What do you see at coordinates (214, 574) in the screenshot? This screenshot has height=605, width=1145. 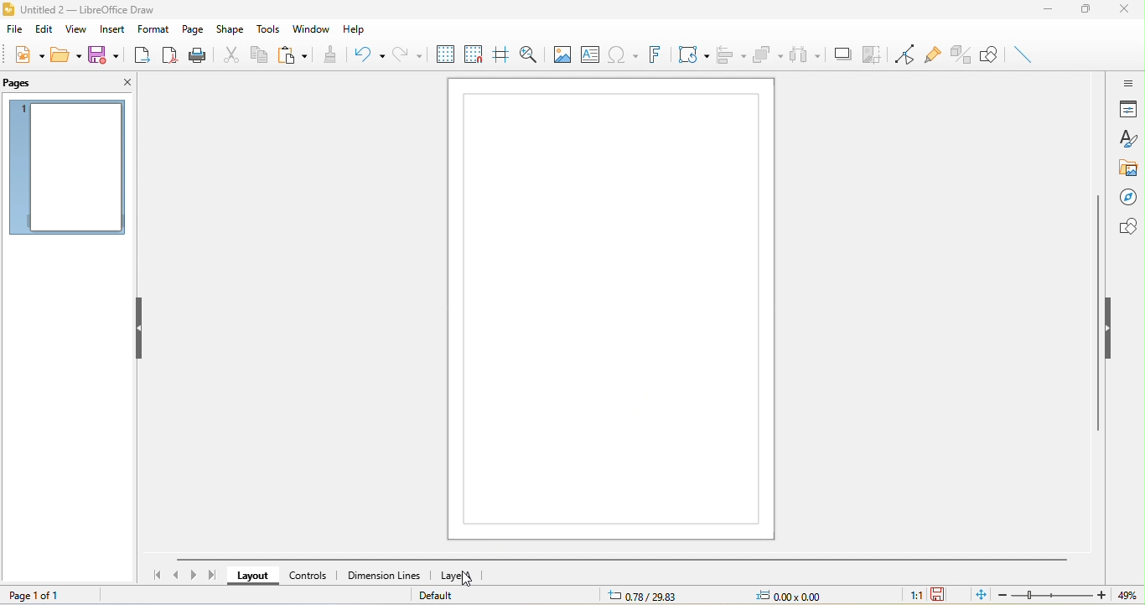 I see `last page` at bounding box center [214, 574].